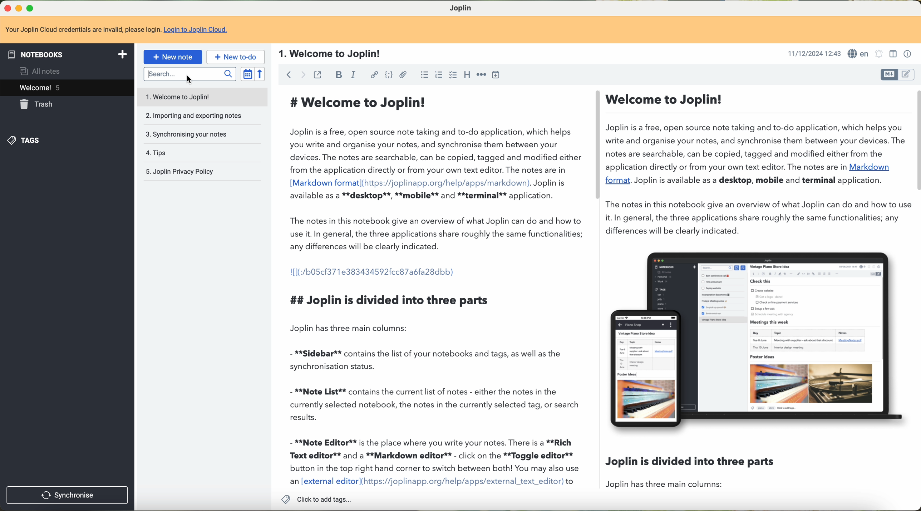  Describe the element at coordinates (201, 97) in the screenshot. I see `welcome to Joplin note` at that location.